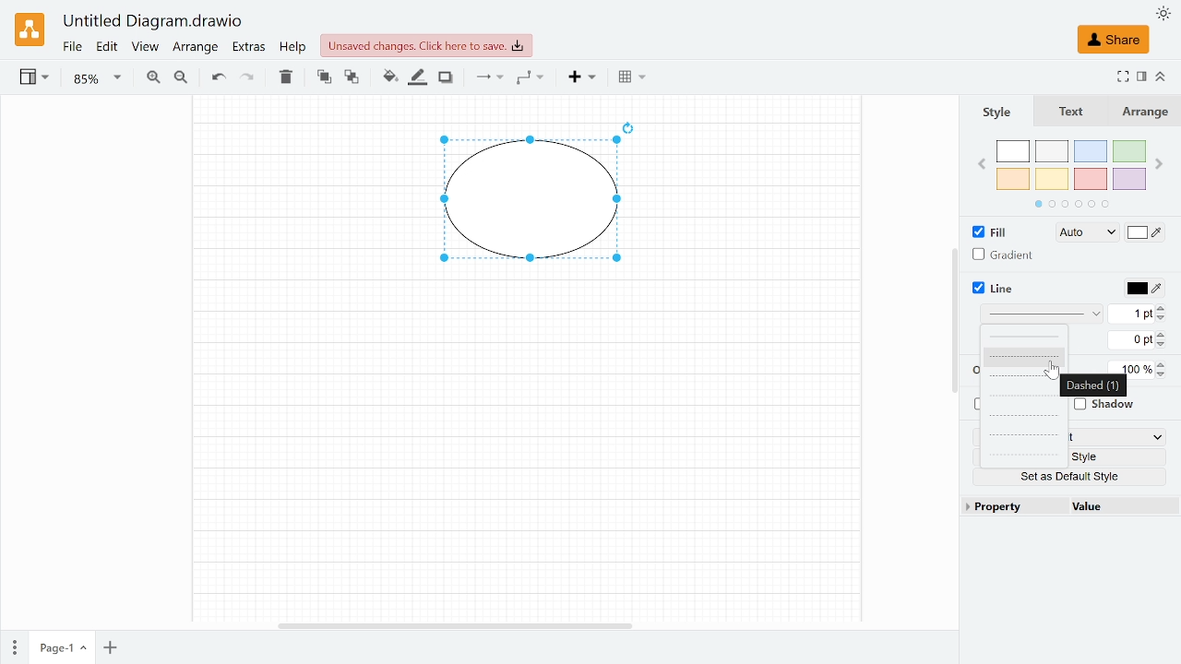 The width and height of the screenshot is (1181, 664). What do you see at coordinates (113, 648) in the screenshot?
I see `Add page` at bounding box center [113, 648].